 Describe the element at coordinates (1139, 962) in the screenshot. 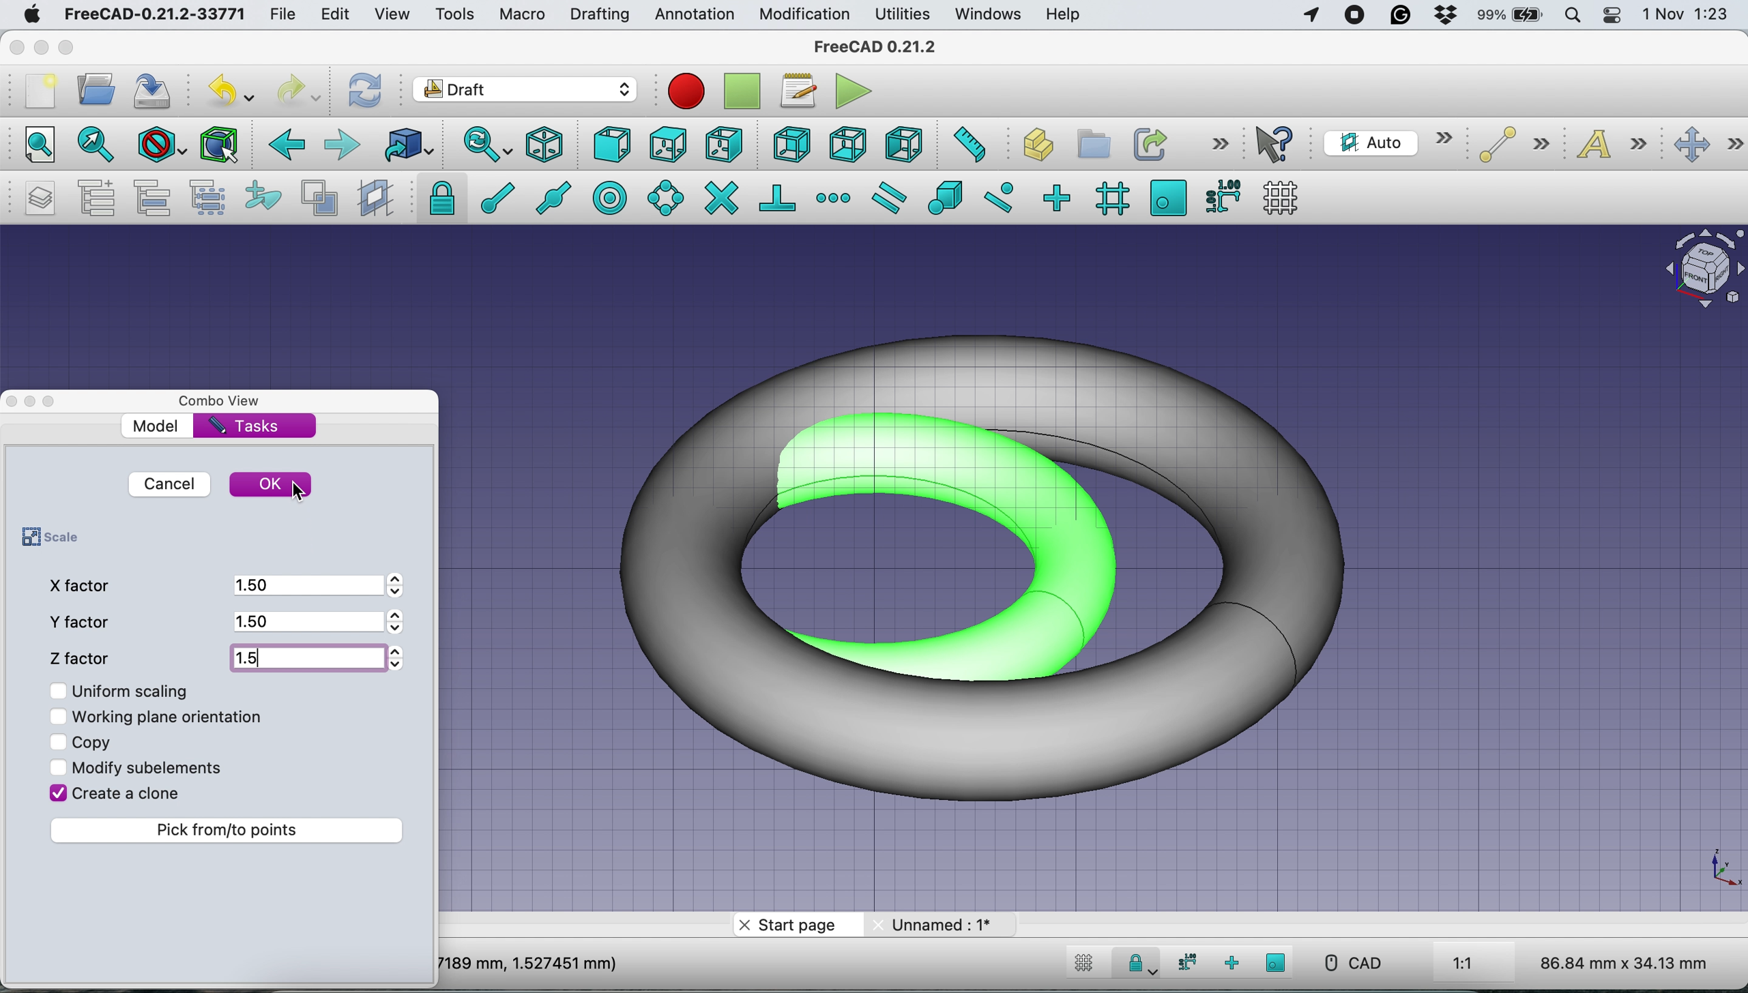

I see `Snap Lock` at that location.